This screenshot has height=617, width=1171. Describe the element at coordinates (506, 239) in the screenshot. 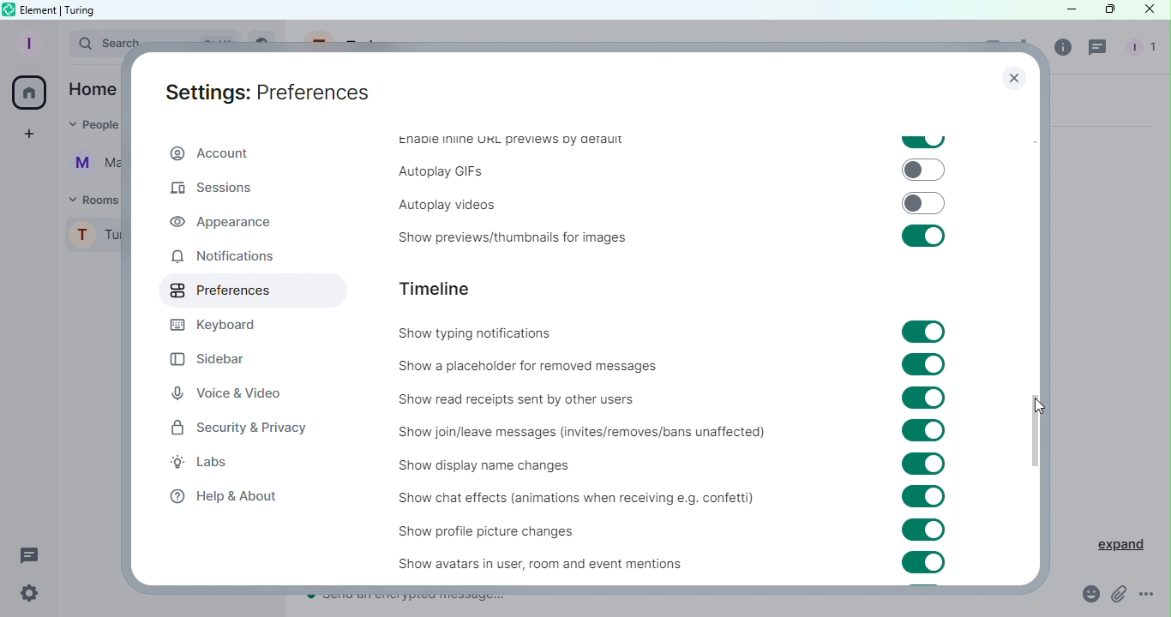

I see `Show preview/thumbnails for images` at that location.